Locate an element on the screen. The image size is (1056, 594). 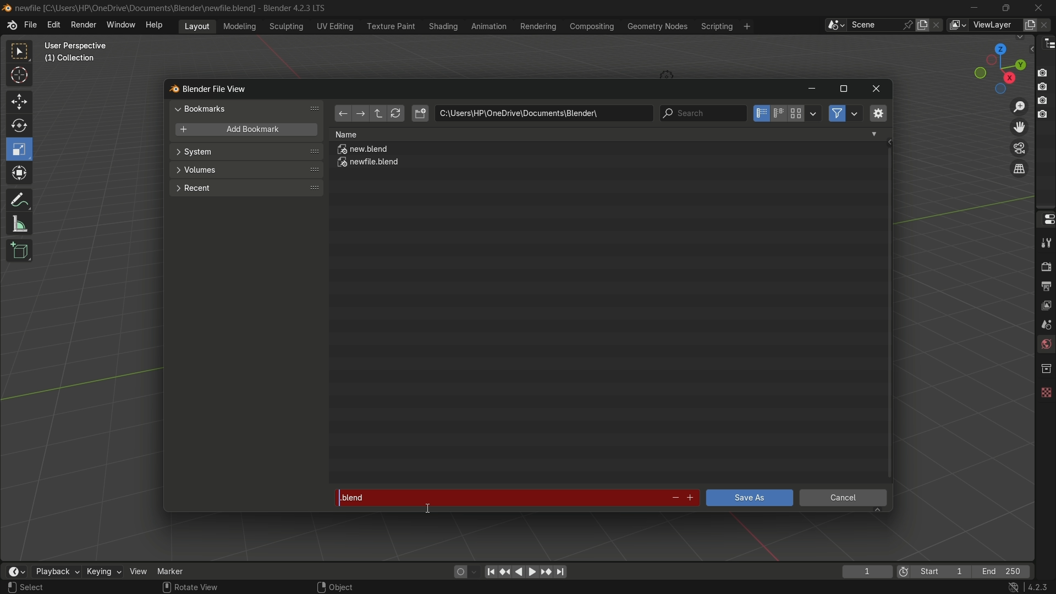
new.blend file is located at coordinates (364, 151).